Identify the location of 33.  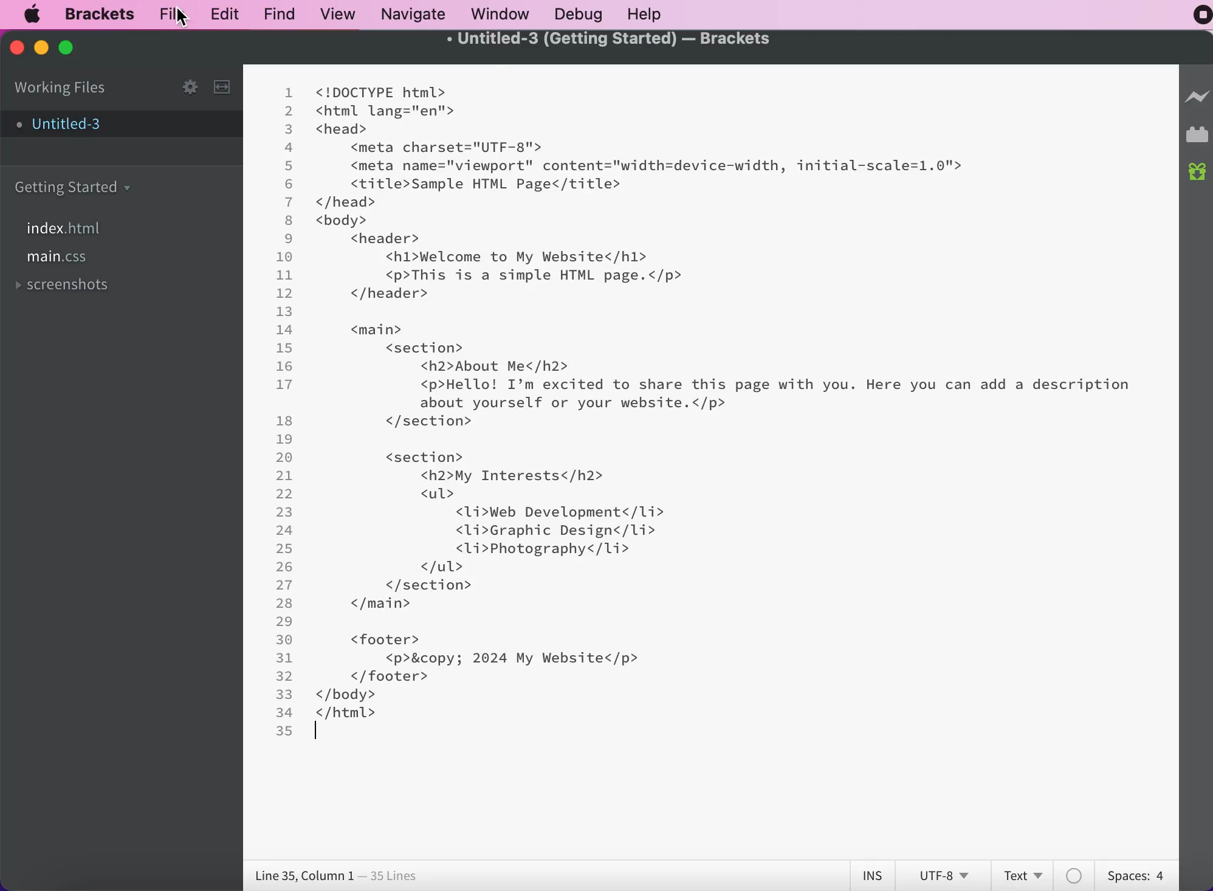
(284, 694).